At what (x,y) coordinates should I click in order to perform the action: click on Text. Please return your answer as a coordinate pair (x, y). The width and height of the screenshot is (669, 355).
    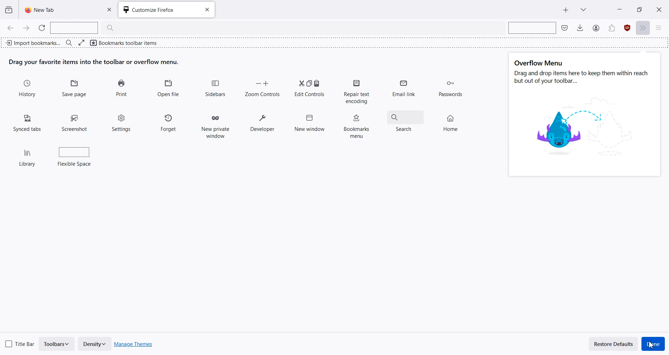
    Looking at the image, I should click on (582, 72).